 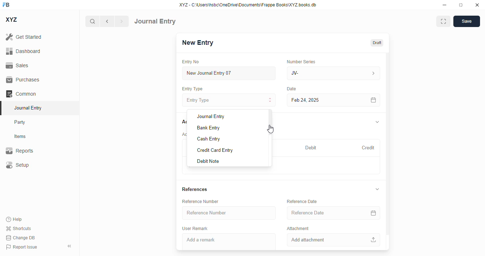 What do you see at coordinates (14, 219) in the screenshot?
I see `help` at bounding box center [14, 219].